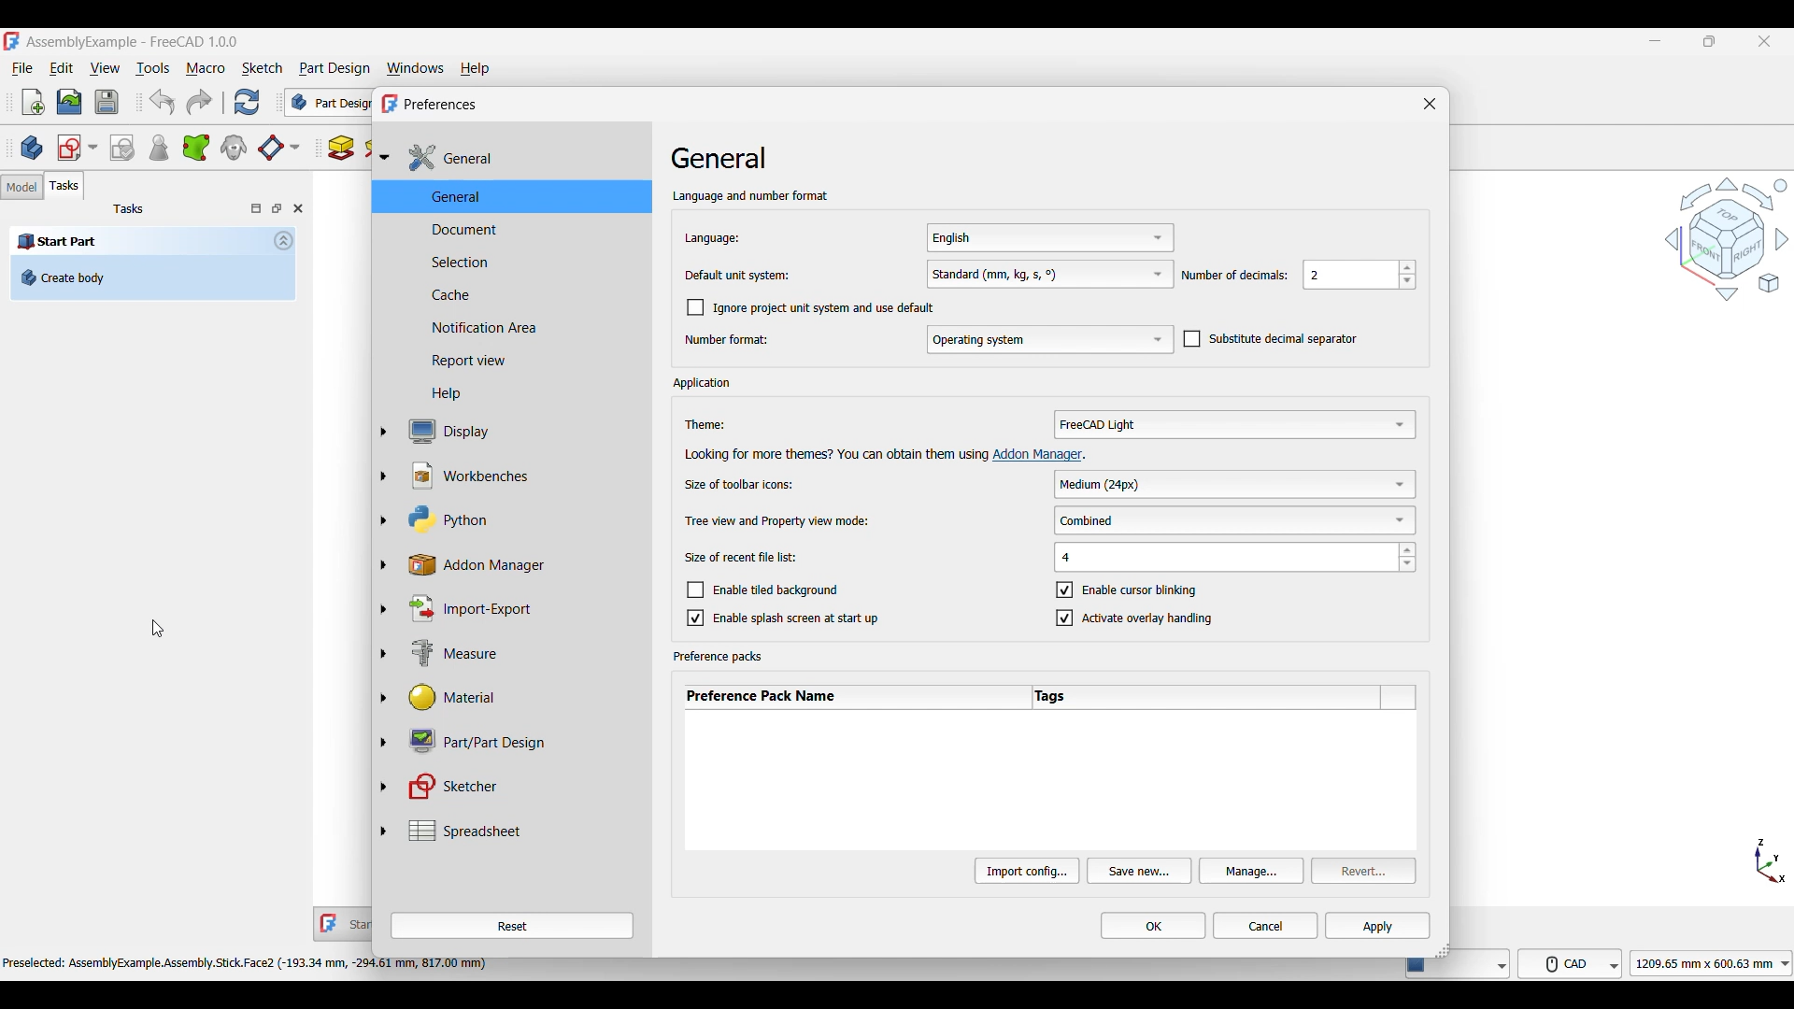 This screenshot has width=1794, height=1009. What do you see at coordinates (738, 239) in the screenshot?
I see `Language:` at bounding box center [738, 239].